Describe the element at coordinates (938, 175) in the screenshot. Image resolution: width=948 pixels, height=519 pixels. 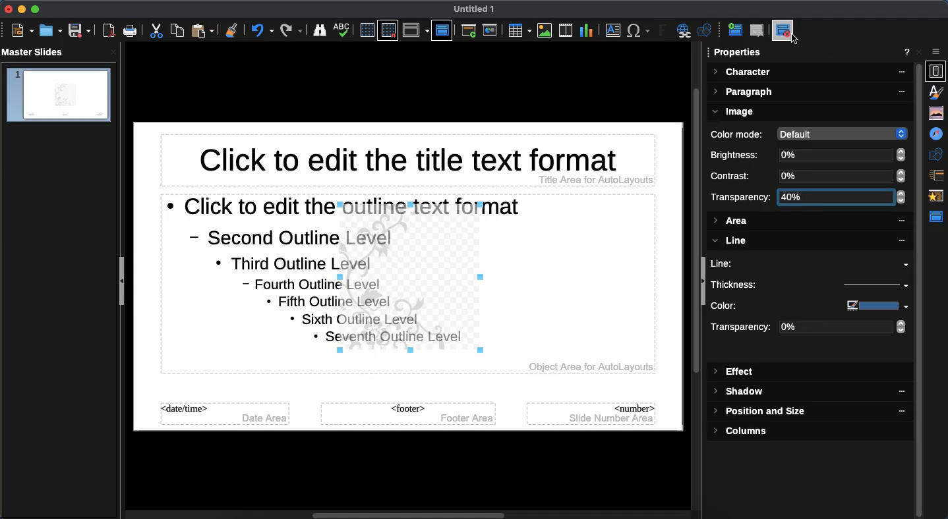
I see `Slide transition` at that location.